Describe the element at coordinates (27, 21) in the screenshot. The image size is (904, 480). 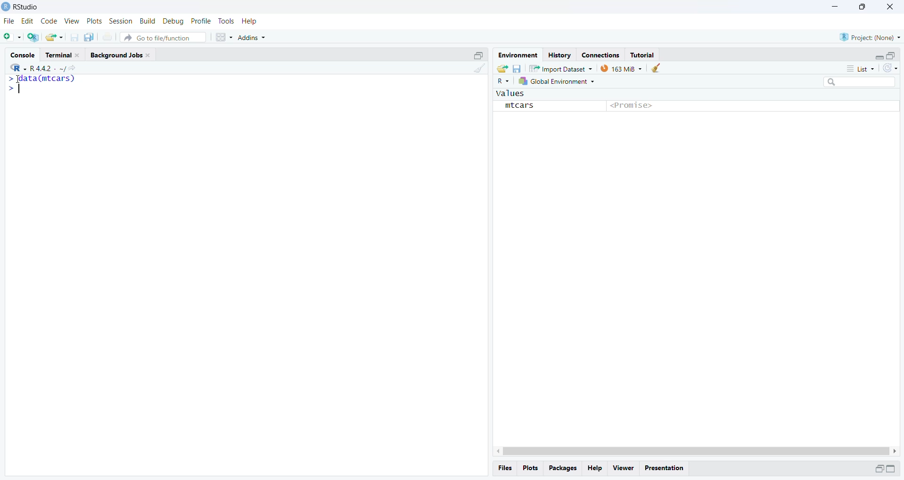
I see `edit` at that location.